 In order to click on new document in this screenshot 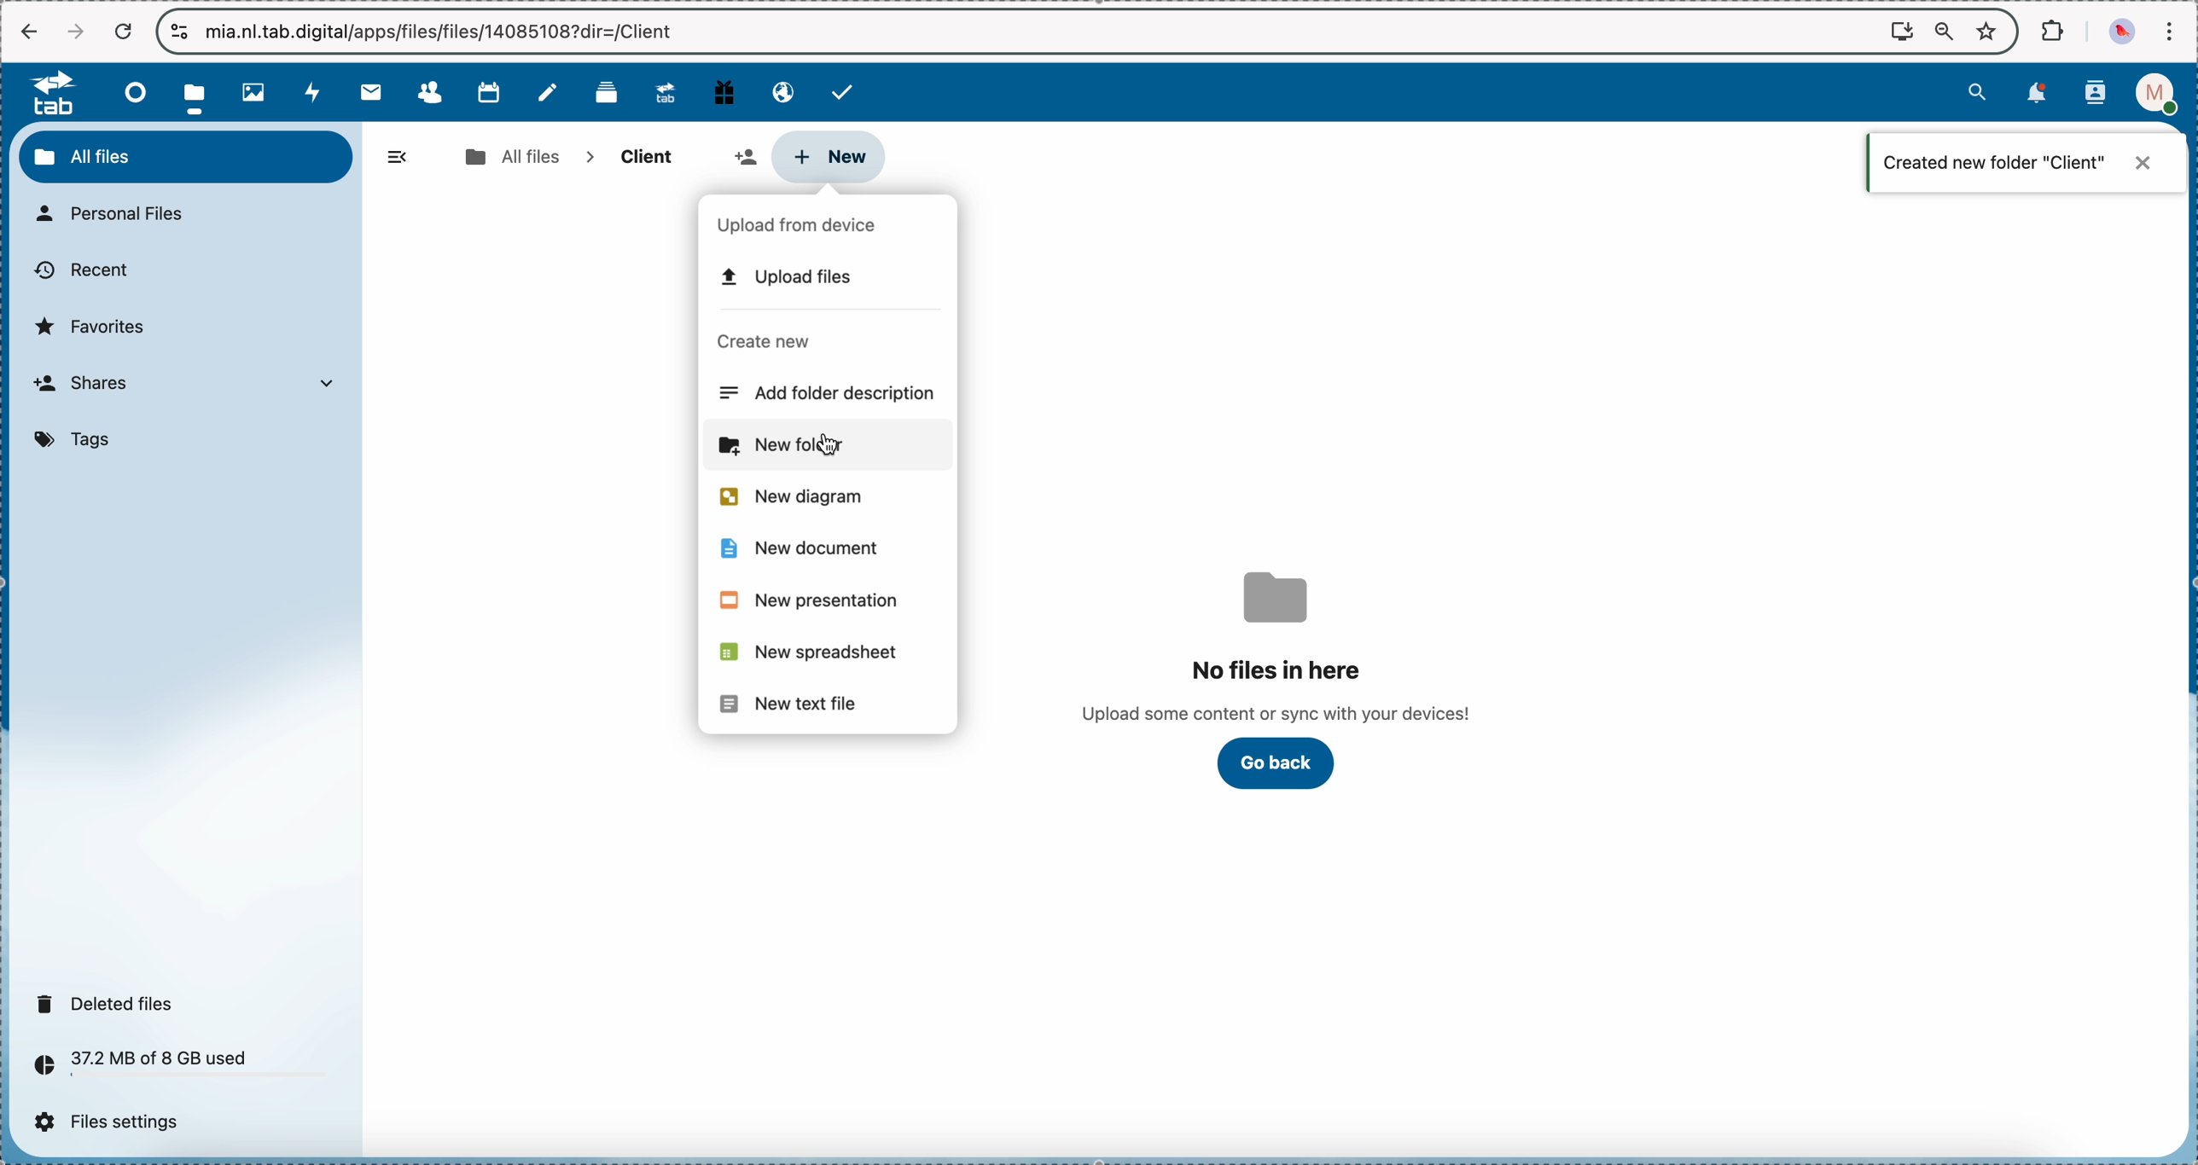, I will do `click(806, 549)`.